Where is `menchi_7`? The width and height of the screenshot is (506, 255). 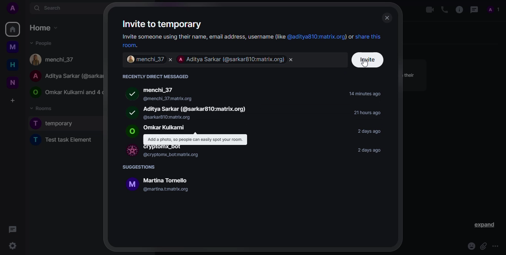 menchi_7 is located at coordinates (144, 60).